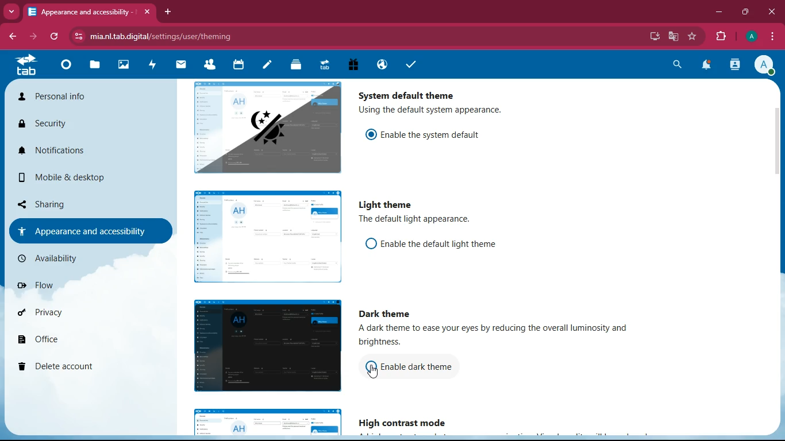 This screenshot has height=441, width=785. What do you see at coordinates (266, 238) in the screenshot?
I see `image` at bounding box center [266, 238].